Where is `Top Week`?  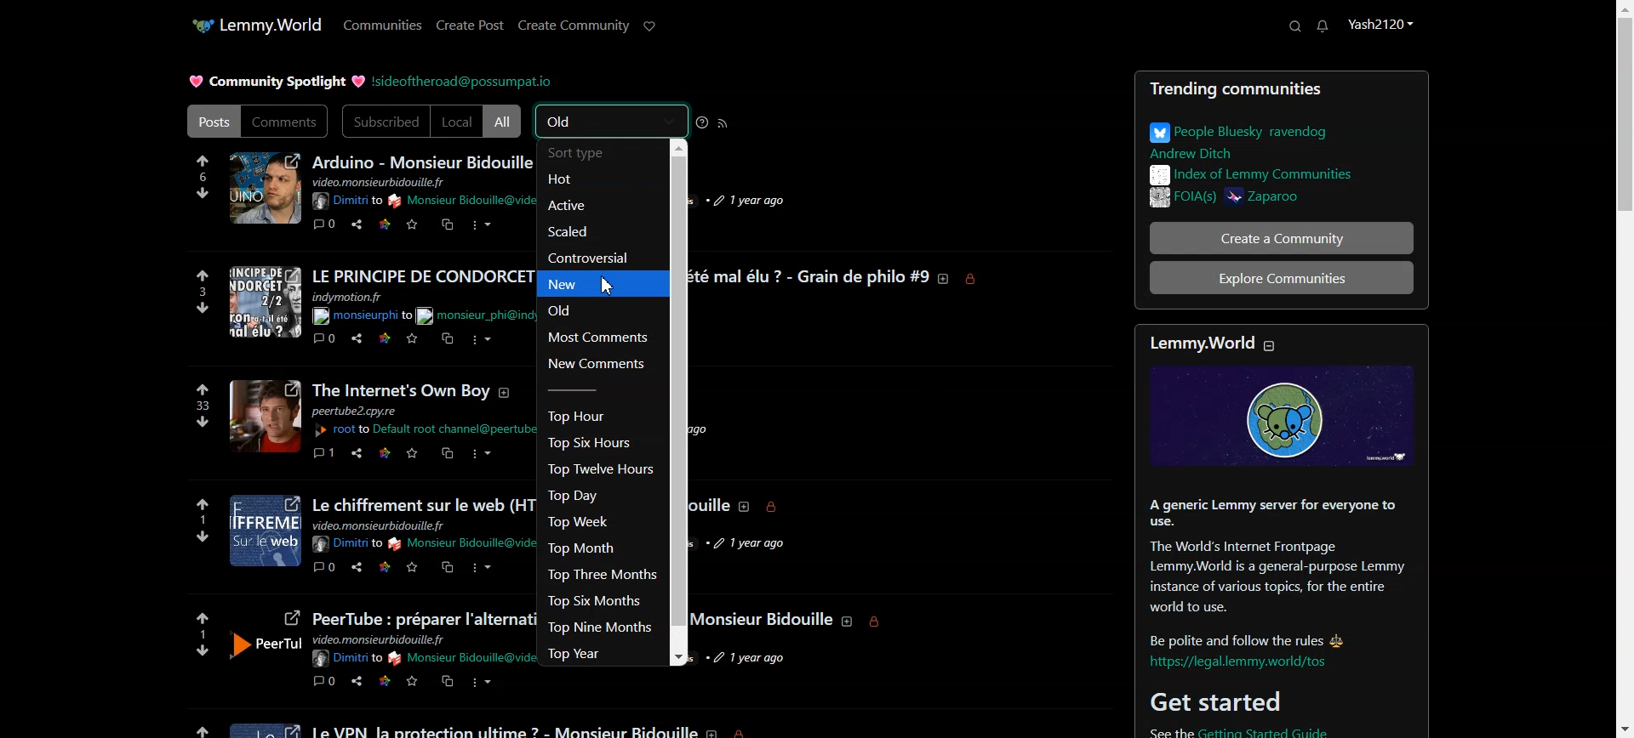 Top Week is located at coordinates (580, 521).